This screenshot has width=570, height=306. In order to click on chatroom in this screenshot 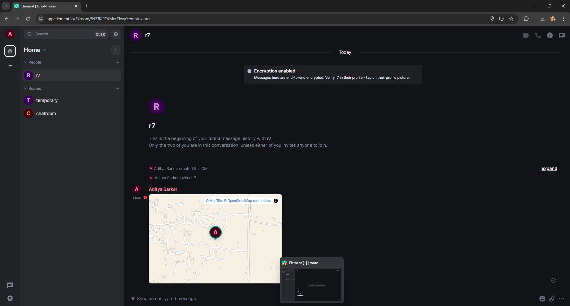, I will do `click(45, 115)`.